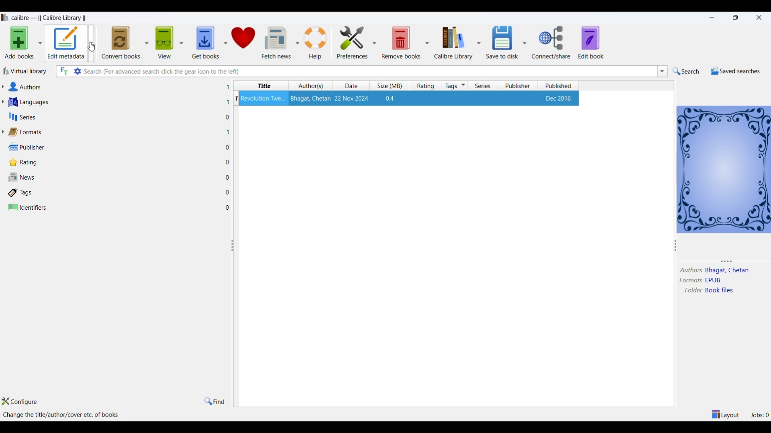 This screenshot has width=771, height=433. Describe the element at coordinates (28, 87) in the screenshot. I see `authors and number of authors` at that location.